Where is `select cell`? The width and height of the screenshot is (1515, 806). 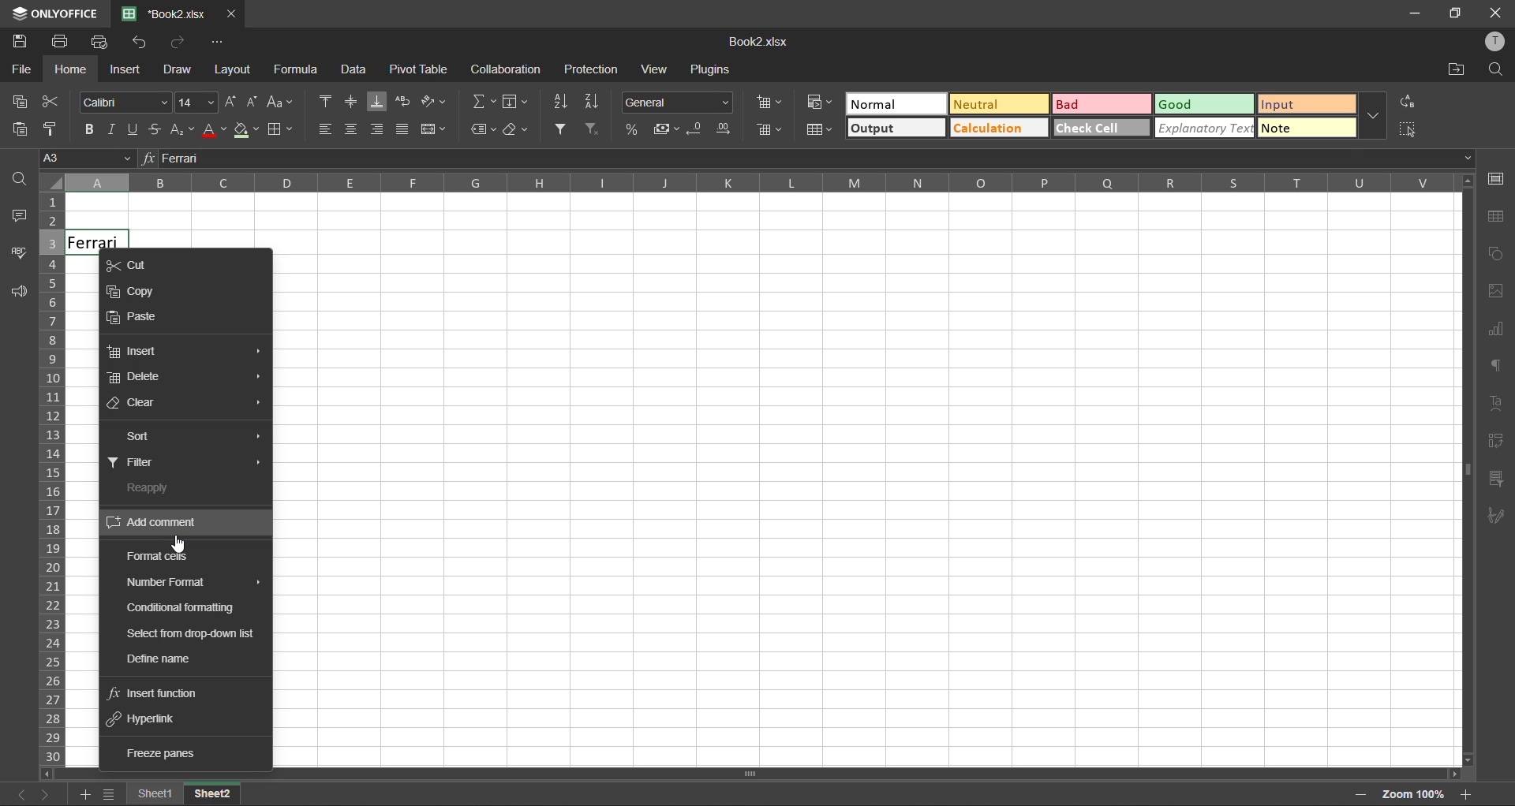
select cell is located at coordinates (1413, 132).